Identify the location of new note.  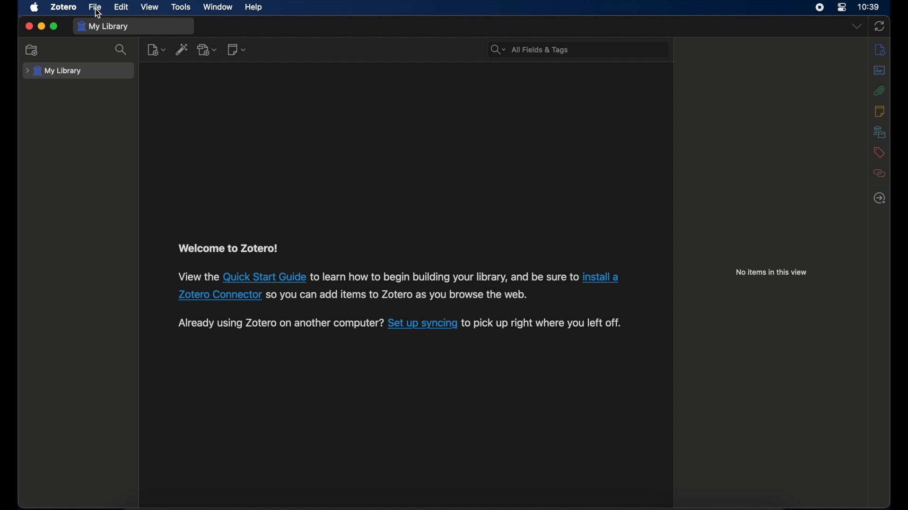
(236, 50).